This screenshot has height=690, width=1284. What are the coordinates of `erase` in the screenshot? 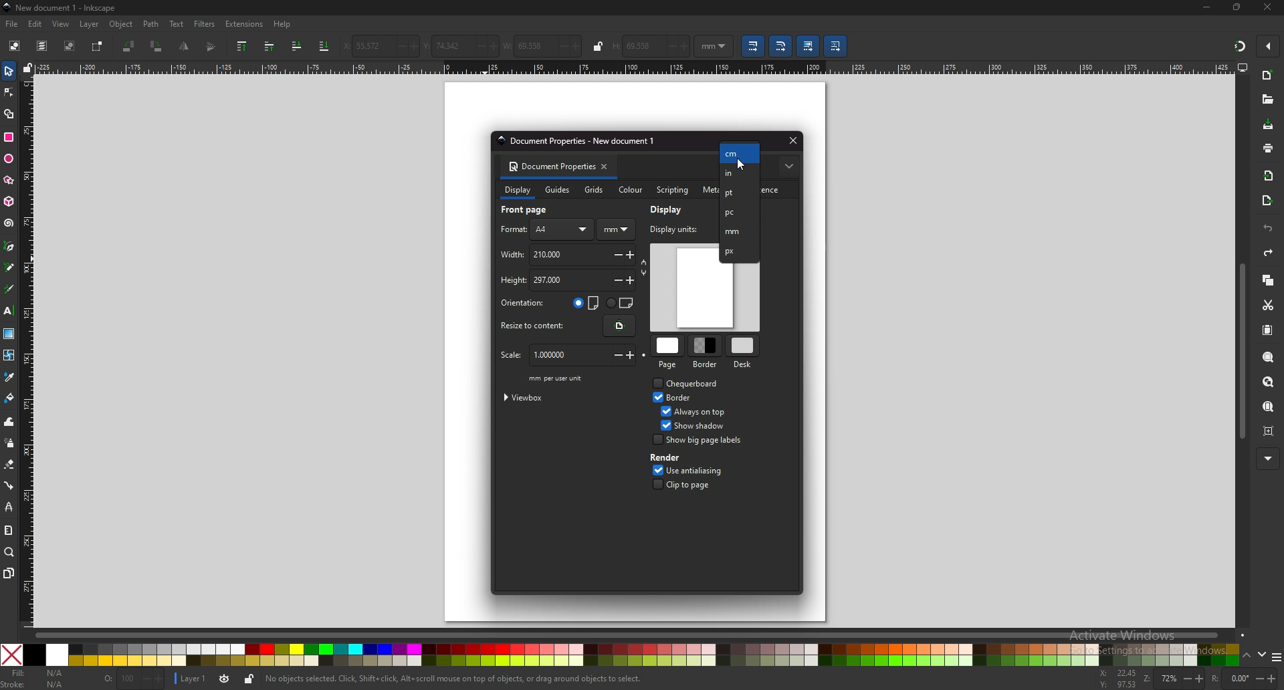 It's located at (9, 463).